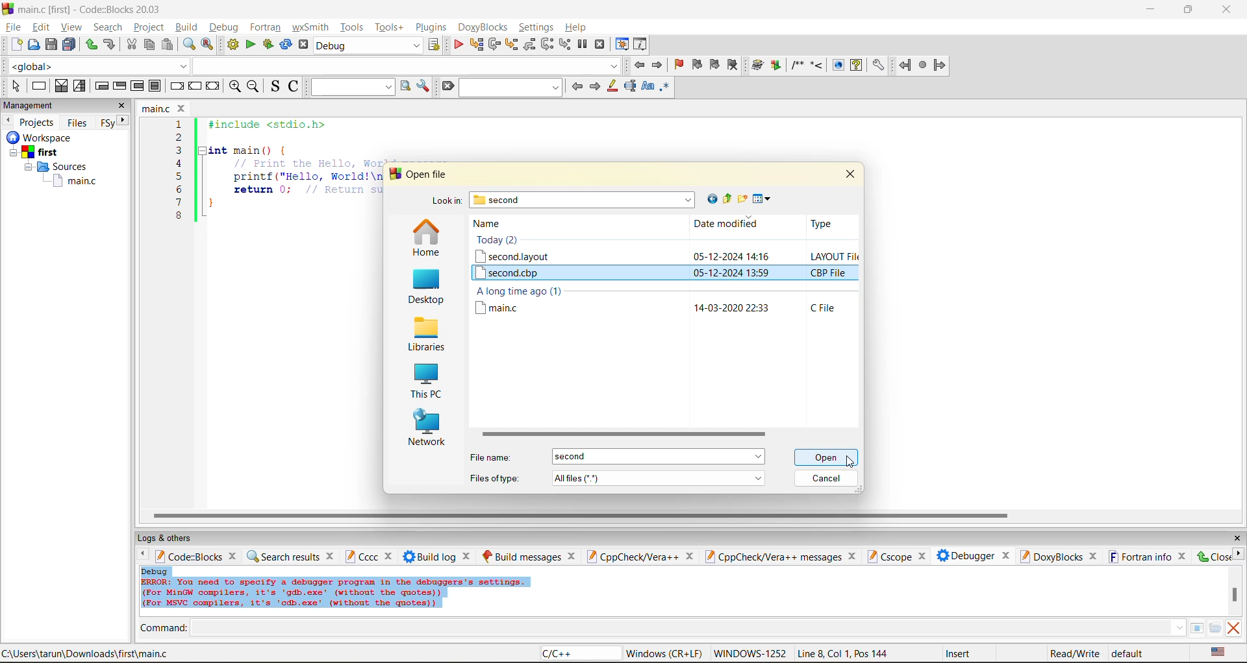 The image size is (1247, 663). Describe the element at coordinates (425, 383) in the screenshot. I see `this pc` at that location.